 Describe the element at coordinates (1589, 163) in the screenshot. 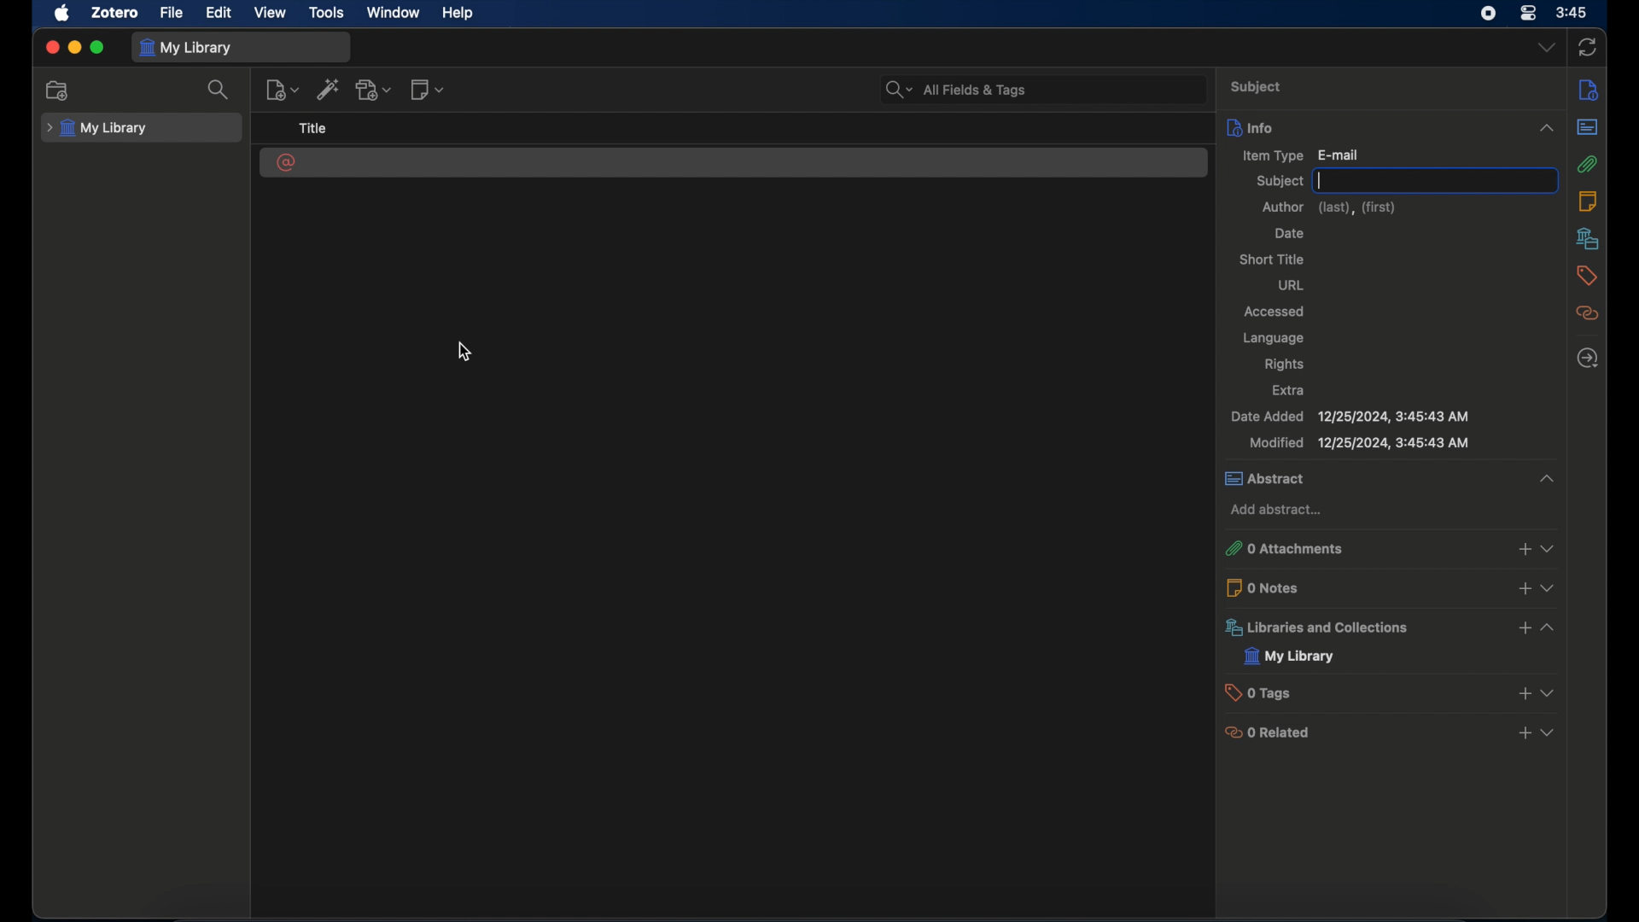

I see `attachments` at that location.